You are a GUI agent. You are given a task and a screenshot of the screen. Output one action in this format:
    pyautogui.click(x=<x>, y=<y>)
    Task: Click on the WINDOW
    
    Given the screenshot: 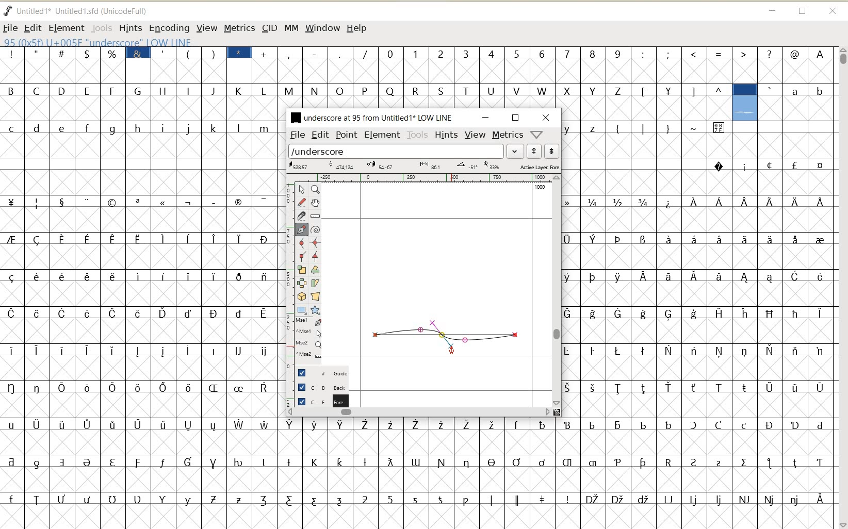 What is the action you would take?
    pyautogui.click(x=323, y=29)
    